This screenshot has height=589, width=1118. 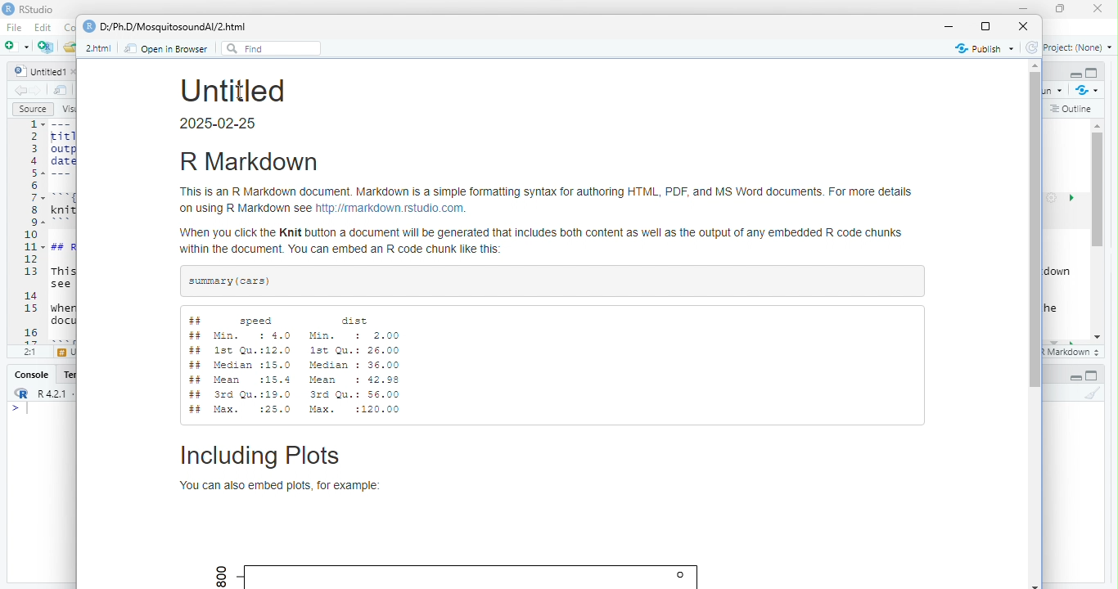 I want to click on scroll up, so click(x=1099, y=125).